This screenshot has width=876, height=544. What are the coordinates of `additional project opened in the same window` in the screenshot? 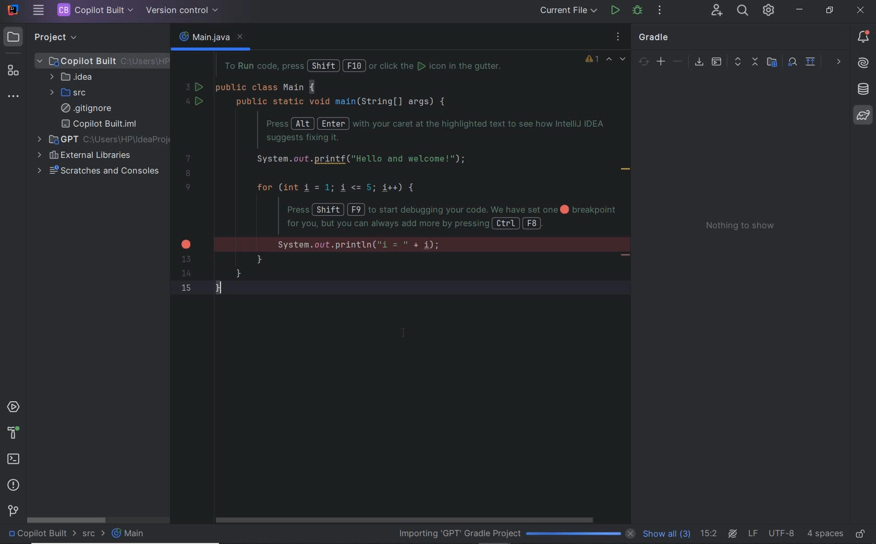 It's located at (101, 140).